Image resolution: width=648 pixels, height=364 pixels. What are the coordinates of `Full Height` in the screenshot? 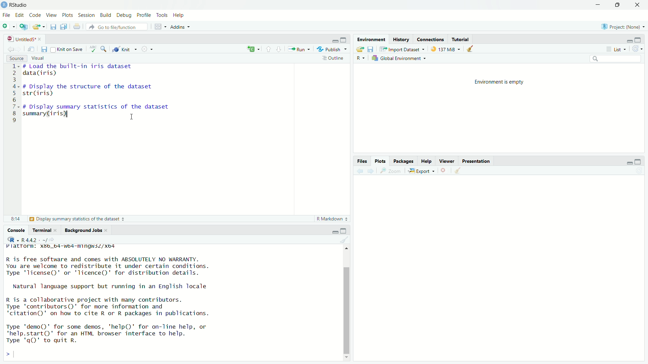 It's located at (639, 39).